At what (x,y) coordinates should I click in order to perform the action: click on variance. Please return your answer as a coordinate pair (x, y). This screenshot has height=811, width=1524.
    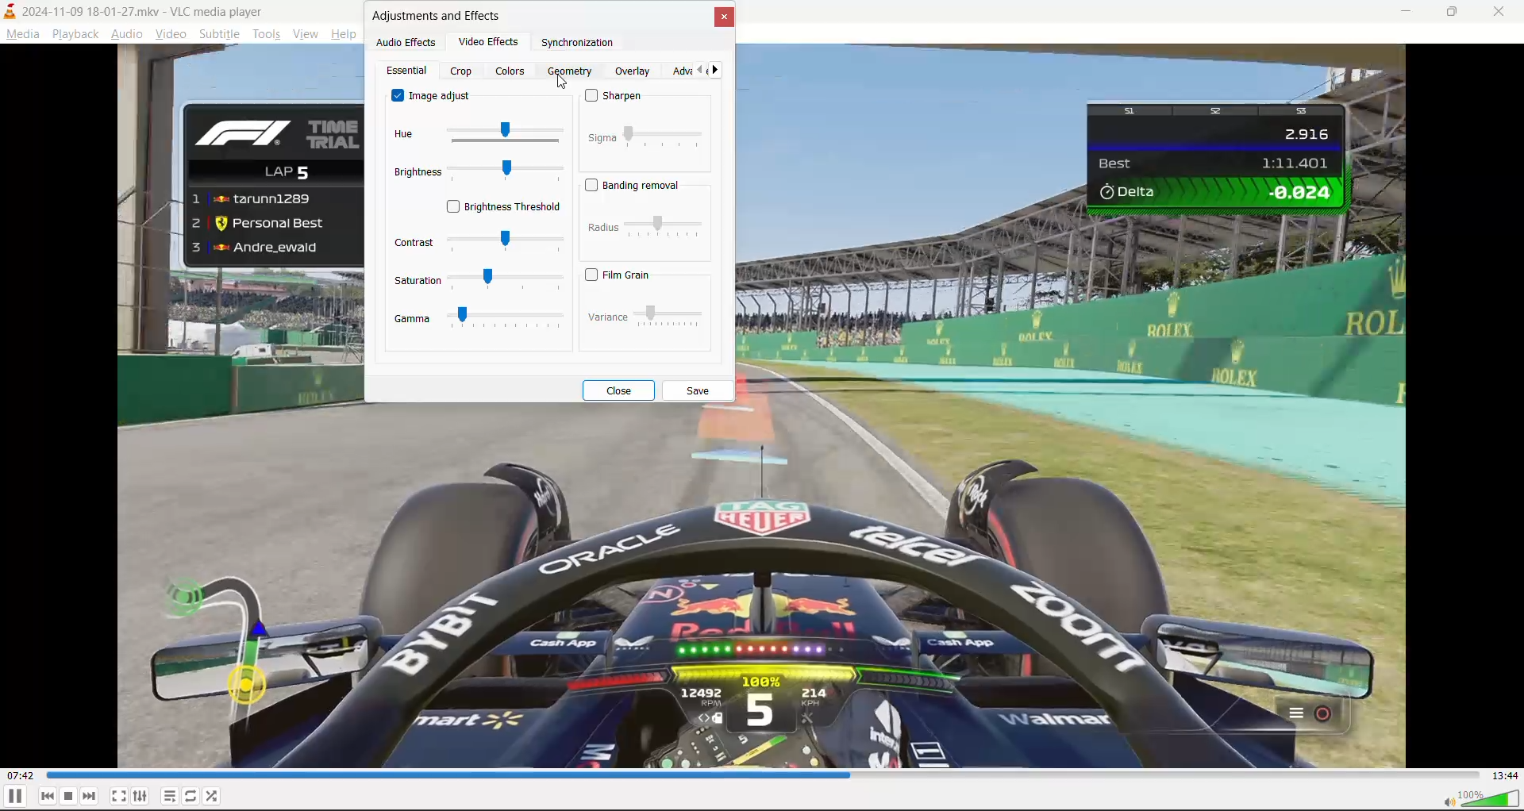
    Looking at the image, I should click on (645, 313).